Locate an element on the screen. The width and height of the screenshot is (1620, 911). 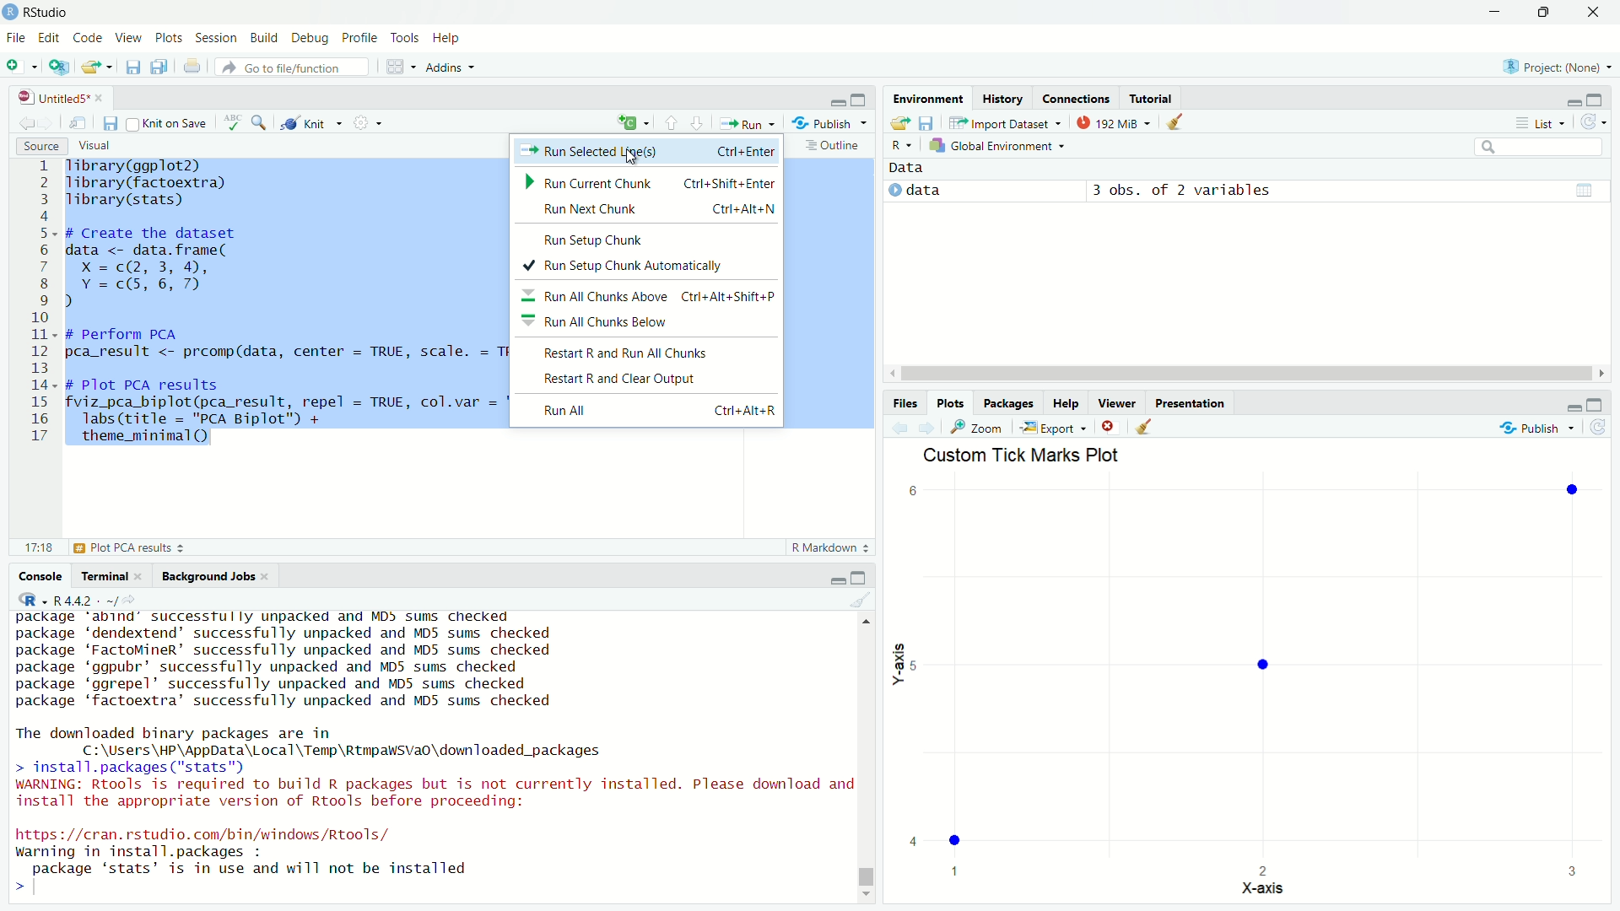
Packages is located at coordinates (1010, 403).